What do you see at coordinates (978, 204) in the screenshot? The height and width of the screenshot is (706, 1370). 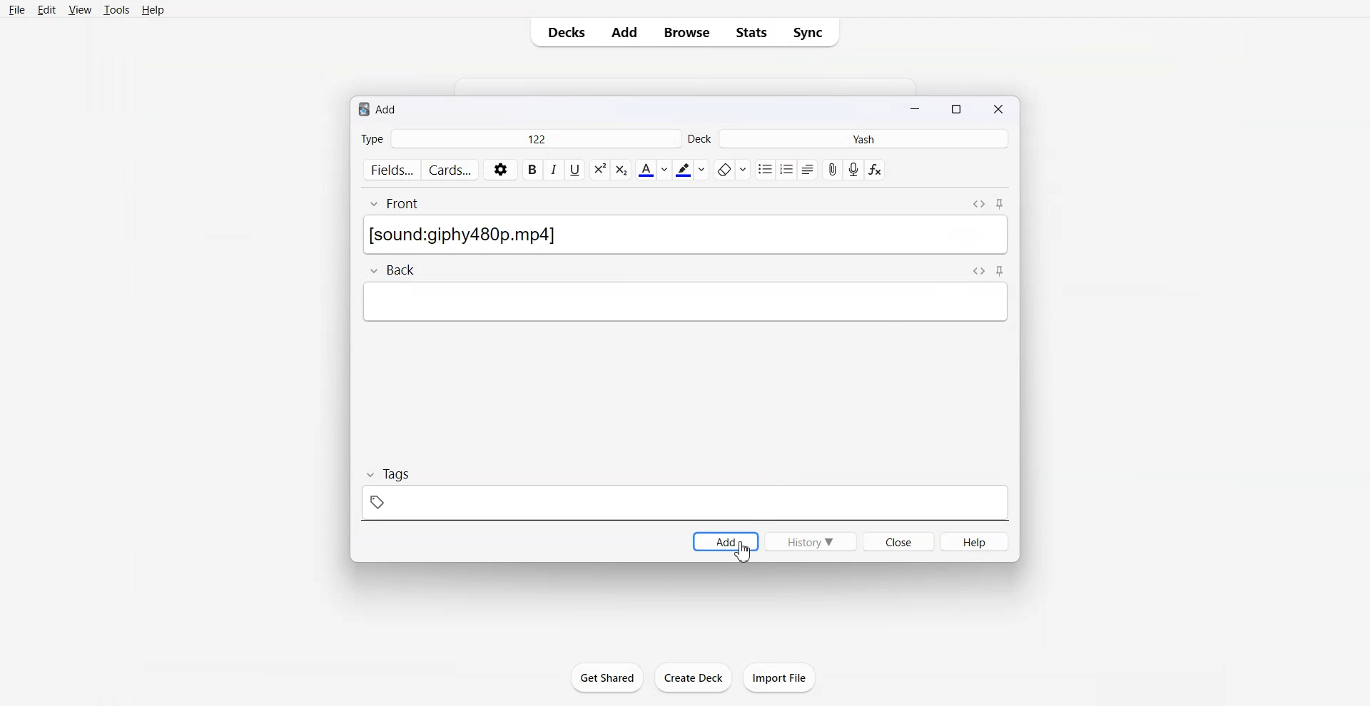 I see `Toggle HTML Editor` at bounding box center [978, 204].